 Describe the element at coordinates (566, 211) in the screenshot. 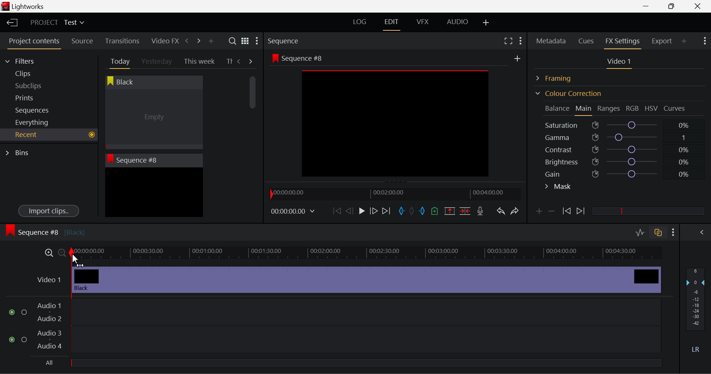

I see `Previous keyframe` at that location.